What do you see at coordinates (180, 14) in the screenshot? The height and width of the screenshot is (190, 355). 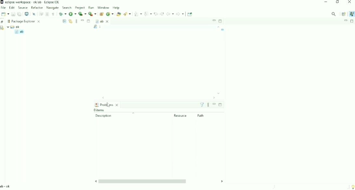 I see `Forward` at bounding box center [180, 14].